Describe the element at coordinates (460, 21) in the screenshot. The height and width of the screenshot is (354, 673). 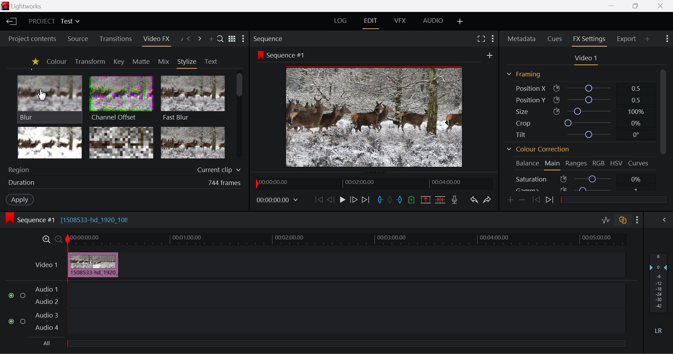
I see `Add Layout` at that location.